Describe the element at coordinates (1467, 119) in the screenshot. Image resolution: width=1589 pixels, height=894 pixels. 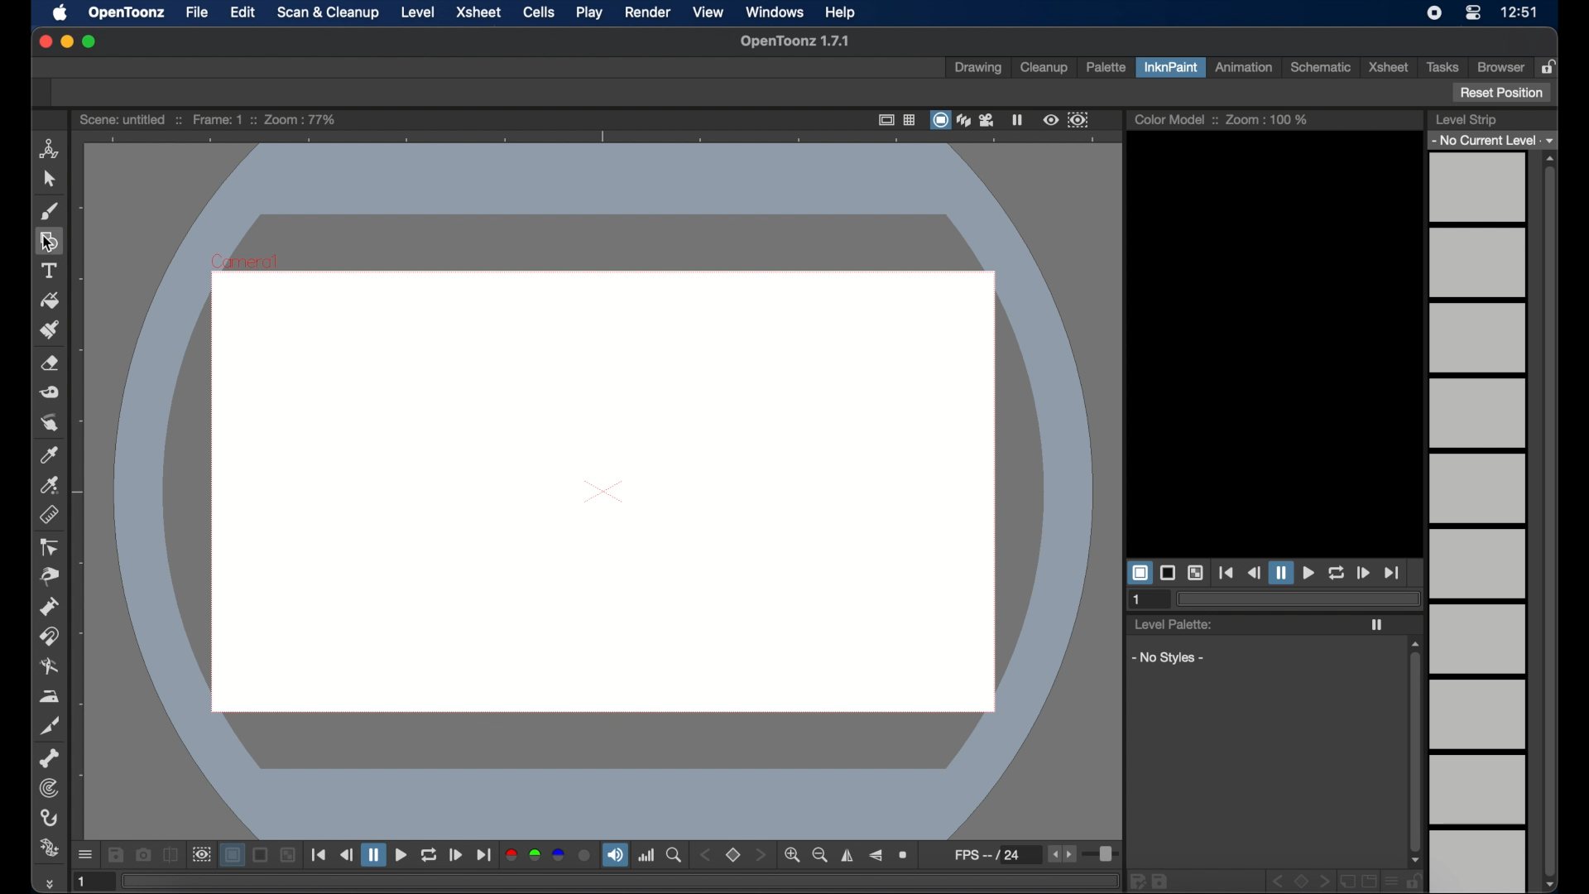
I see `level strip` at that location.